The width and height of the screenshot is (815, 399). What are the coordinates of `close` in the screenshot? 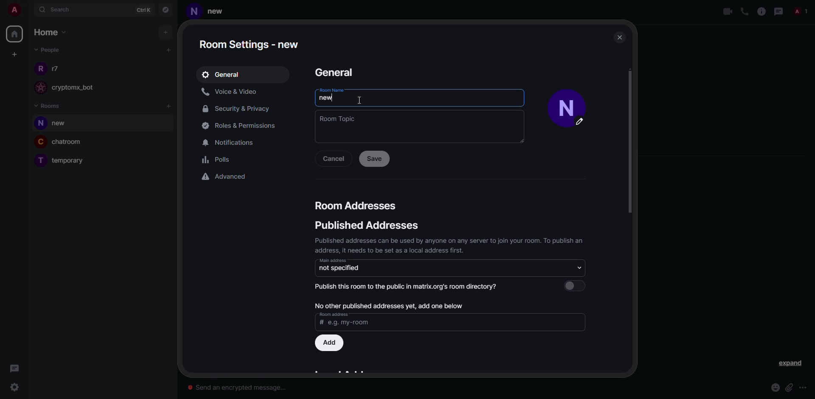 It's located at (620, 37).